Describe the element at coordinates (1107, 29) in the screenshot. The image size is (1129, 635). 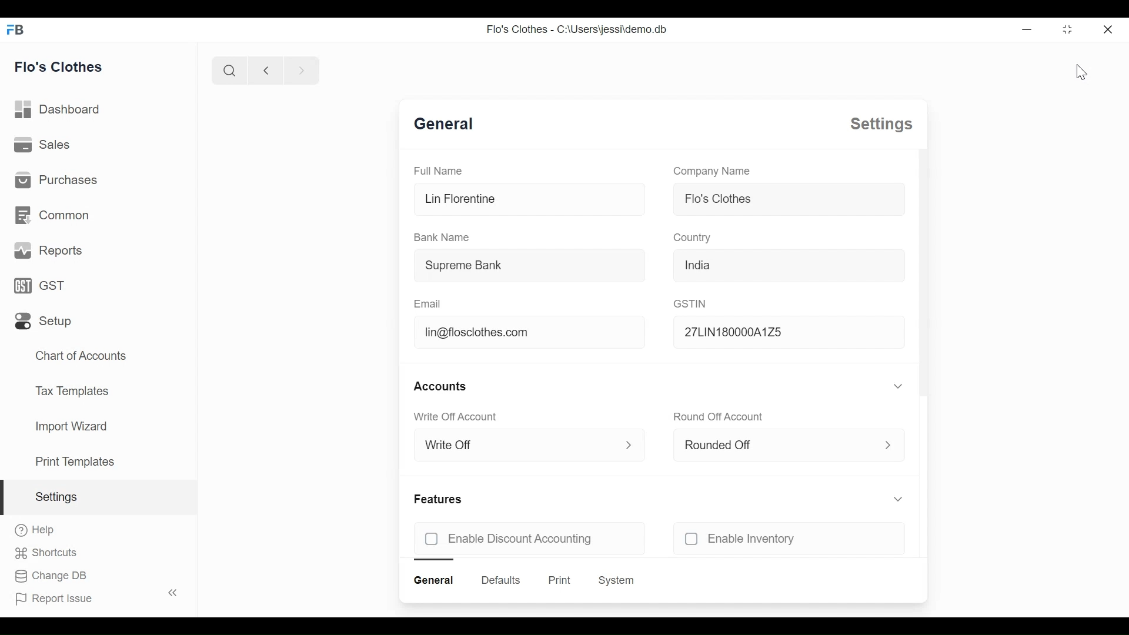
I see `close` at that location.